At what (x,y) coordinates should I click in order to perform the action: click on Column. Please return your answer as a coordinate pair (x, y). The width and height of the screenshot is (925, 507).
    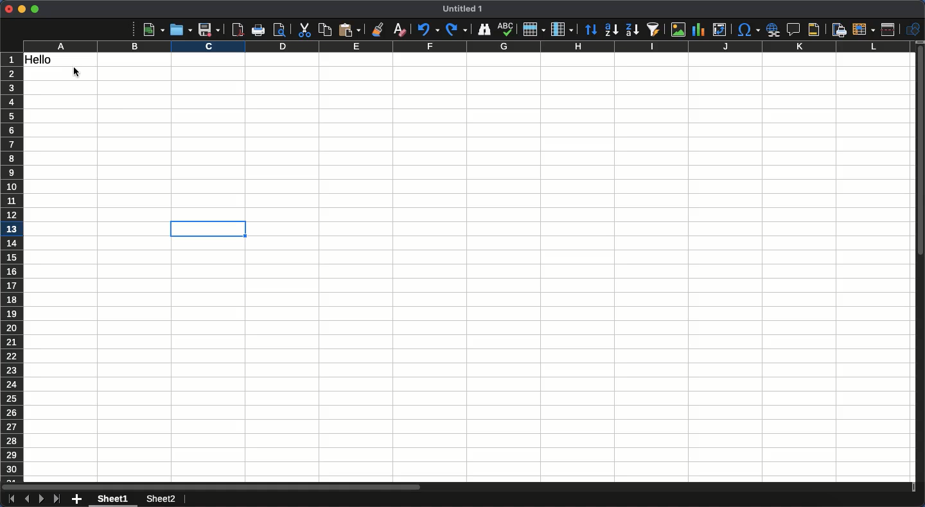
    Looking at the image, I should click on (563, 30).